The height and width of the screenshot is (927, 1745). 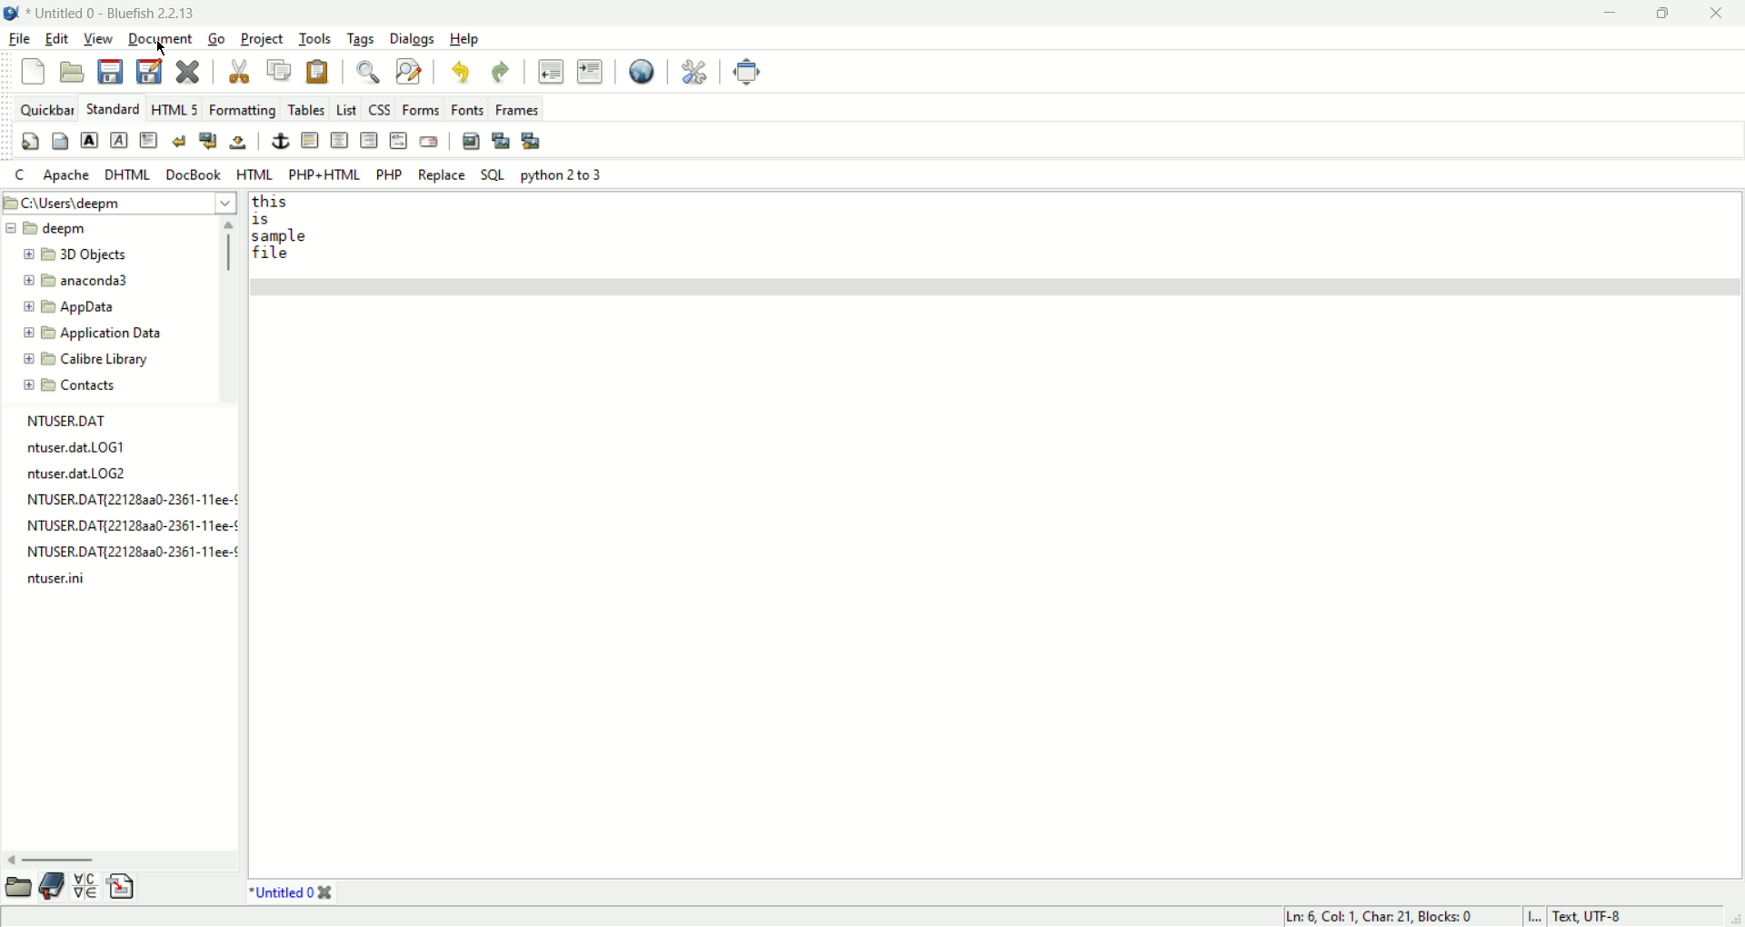 What do you see at coordinates (127, 885) in the screenshot?
I see `insert file` at bounding box center [127, 885].